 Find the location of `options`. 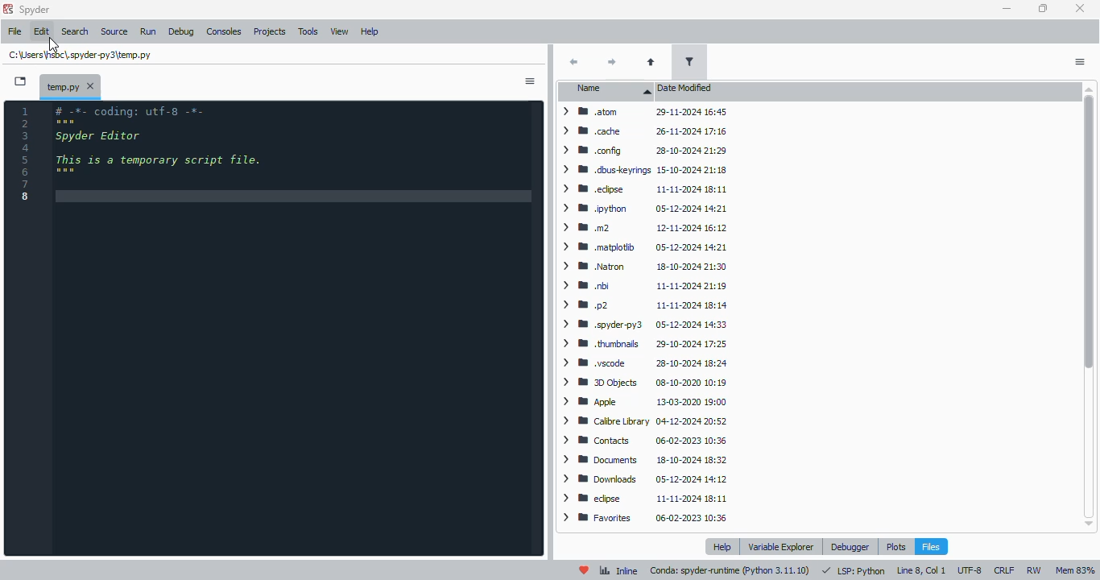

options is located at coordinates (1080, 62).